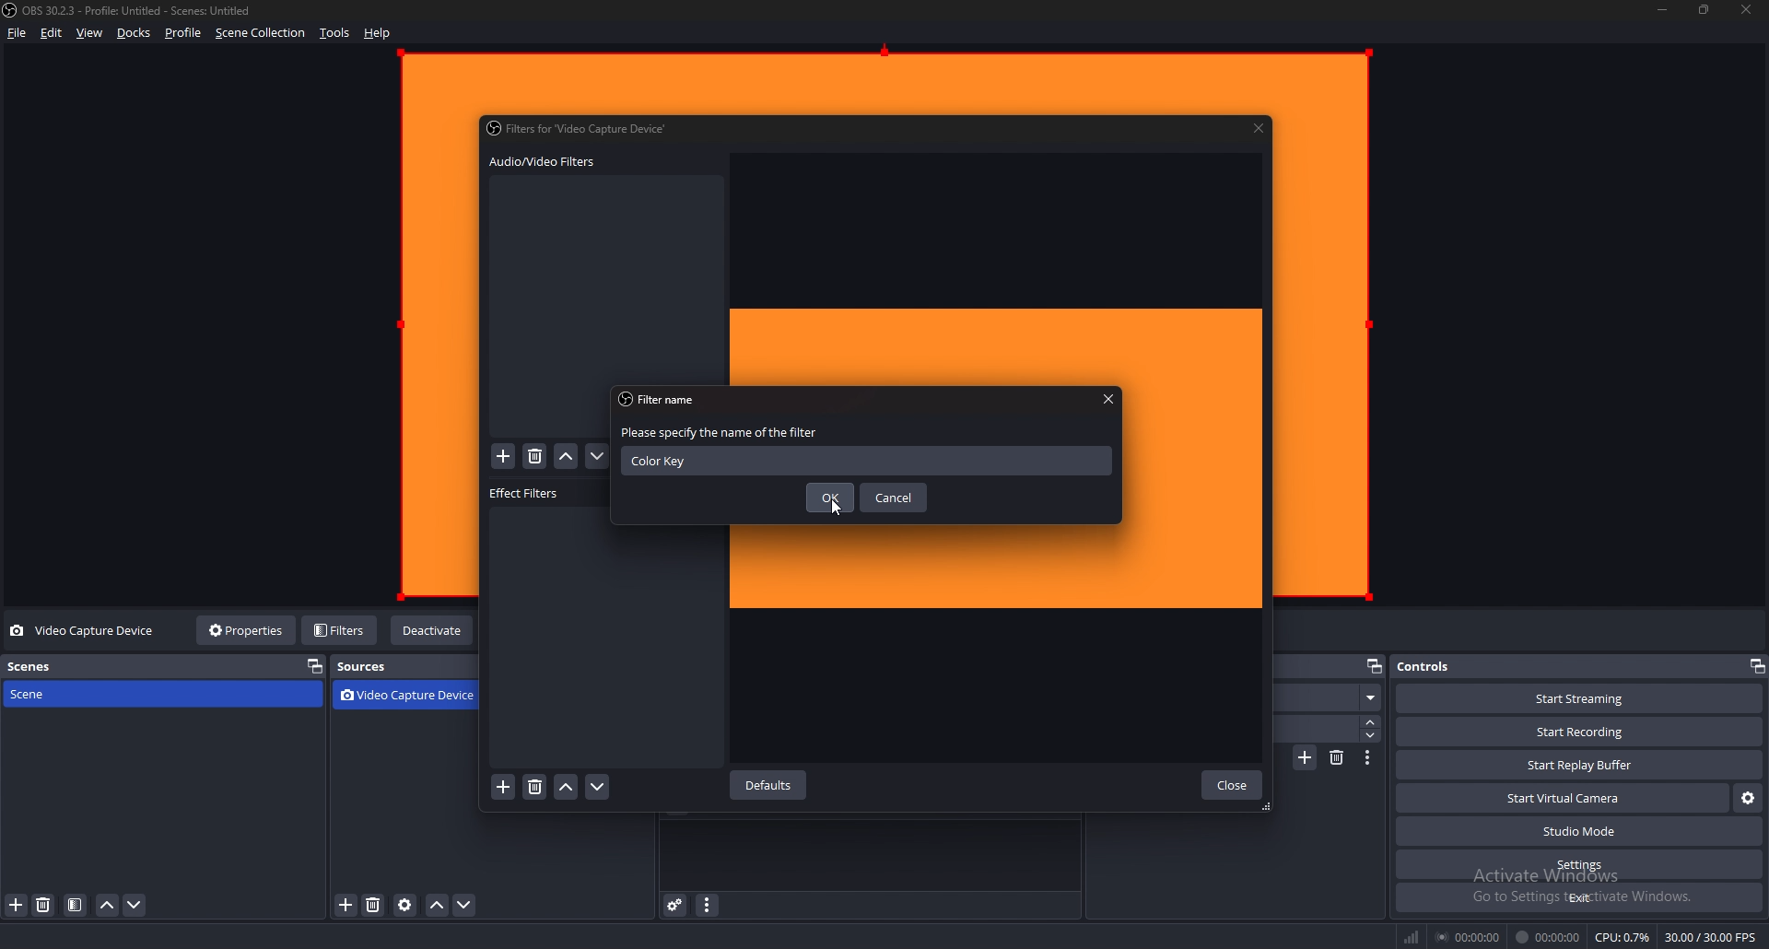  What do you see at coordinates (1366, 757) in the screenshot?
I see `transition properties` at bounding box center [1366, 757].